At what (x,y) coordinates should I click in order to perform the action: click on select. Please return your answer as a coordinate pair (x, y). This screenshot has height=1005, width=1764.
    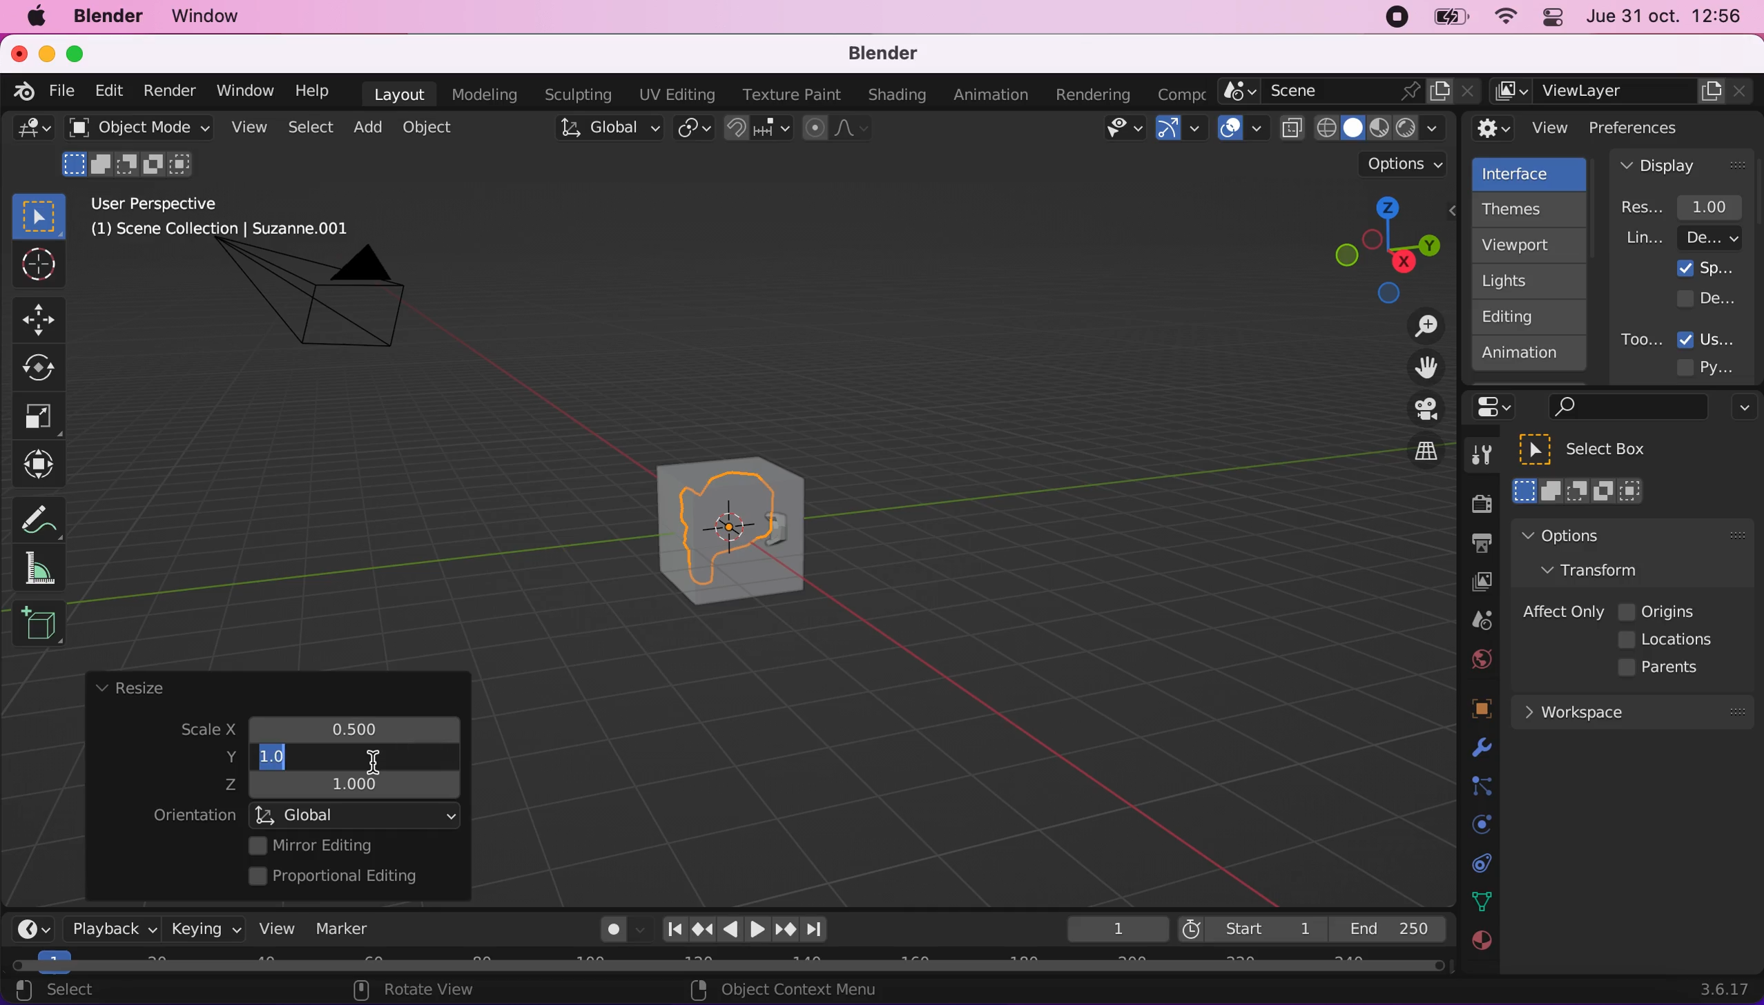
    Looking at the image, I should click on (309, 128).